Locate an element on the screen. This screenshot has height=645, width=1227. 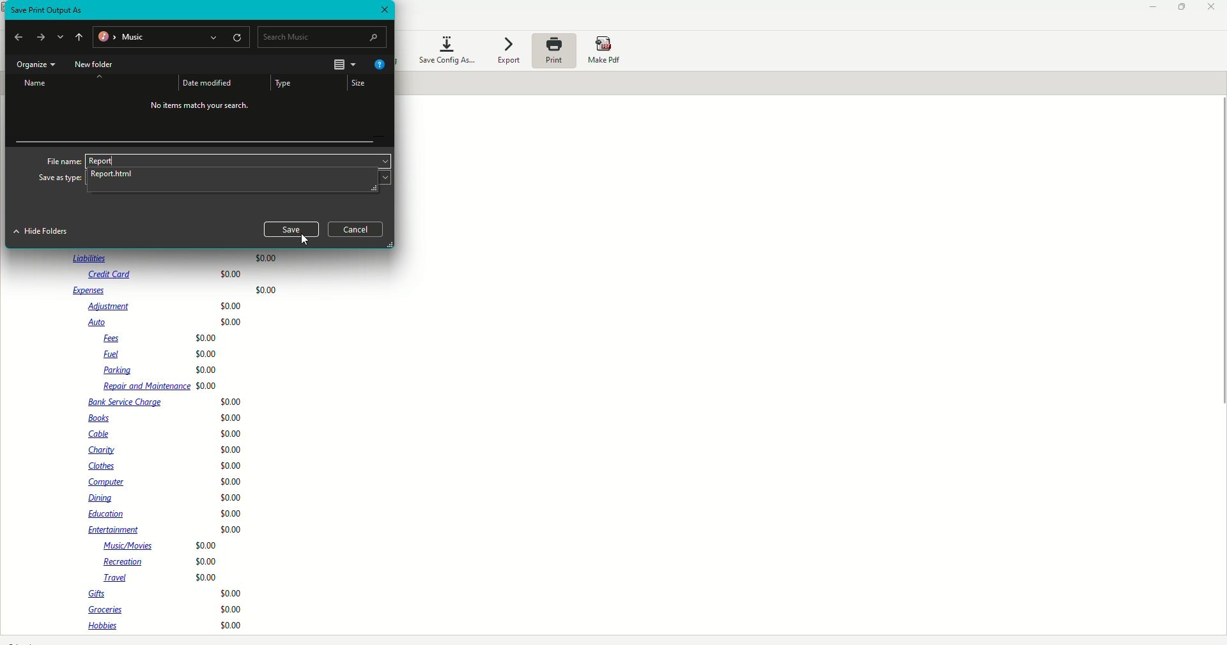
Export is located at coordinates (507, 52).